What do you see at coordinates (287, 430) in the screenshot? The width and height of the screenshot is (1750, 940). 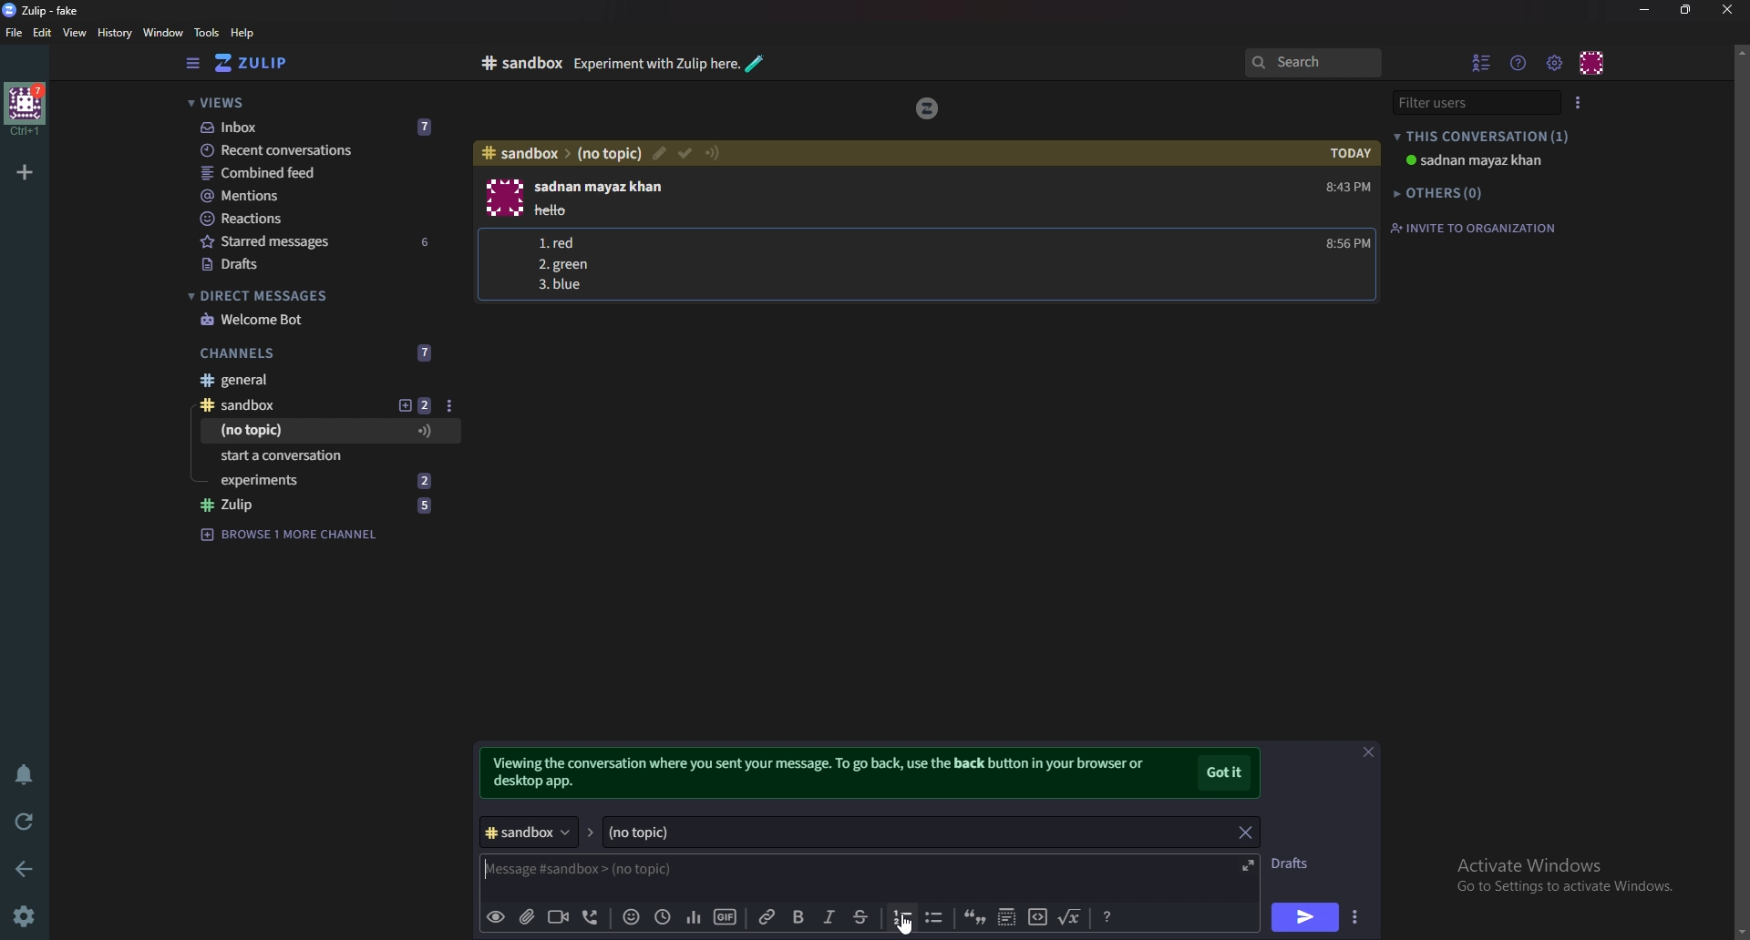 I see `topic` at bounding box center [287, 430].